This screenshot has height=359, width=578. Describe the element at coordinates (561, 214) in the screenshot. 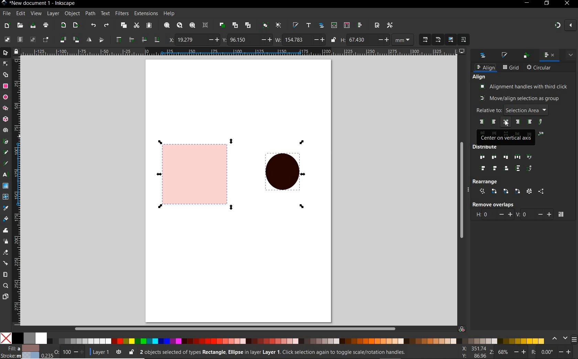

I see `MOVE OBJECTS AS LITTLE AS POSSIBLE SO THAT THEIR BOUNDING BOXES DO NOT OVERLAP` at that location.